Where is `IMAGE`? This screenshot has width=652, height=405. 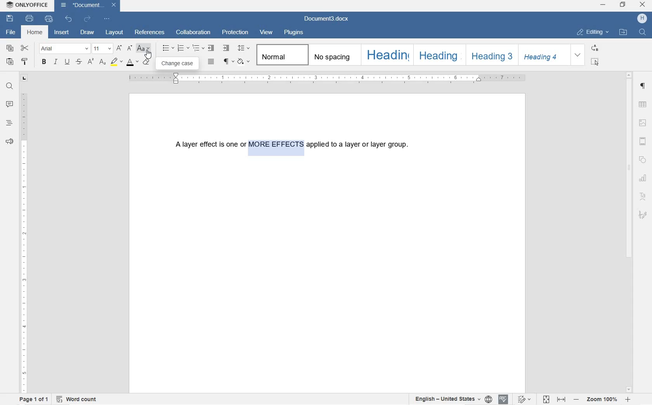 IMAGE is located at coordinates (644, 123).